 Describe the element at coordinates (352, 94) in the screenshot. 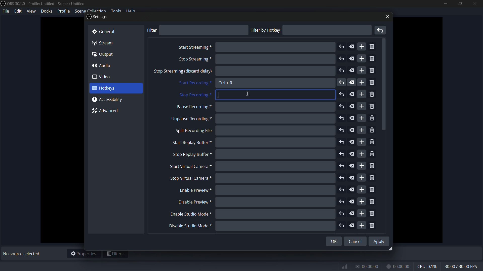

I see `delete` at that location.